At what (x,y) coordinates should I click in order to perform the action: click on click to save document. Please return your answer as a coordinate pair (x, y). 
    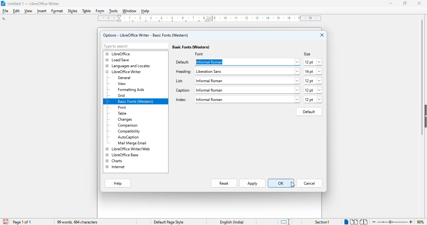
    Looking at the image, I should click on (6, 221).